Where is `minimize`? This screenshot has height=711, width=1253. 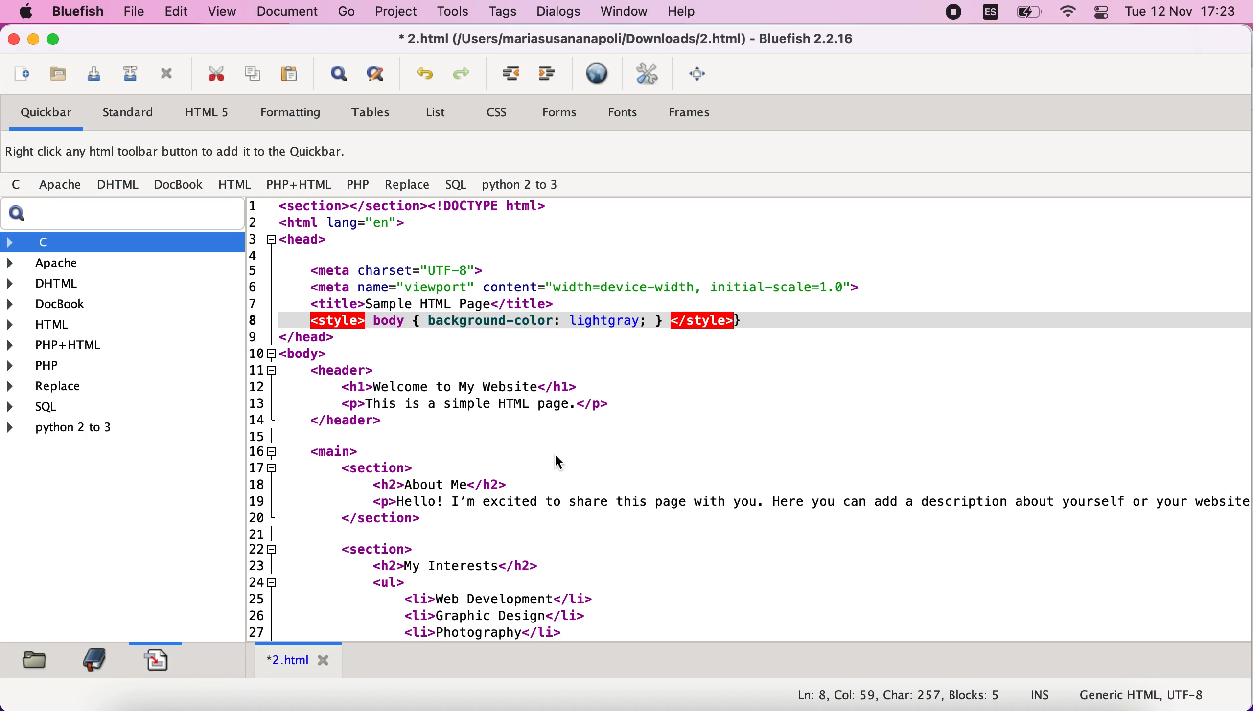
minimize is located at coordinates (34, 41).